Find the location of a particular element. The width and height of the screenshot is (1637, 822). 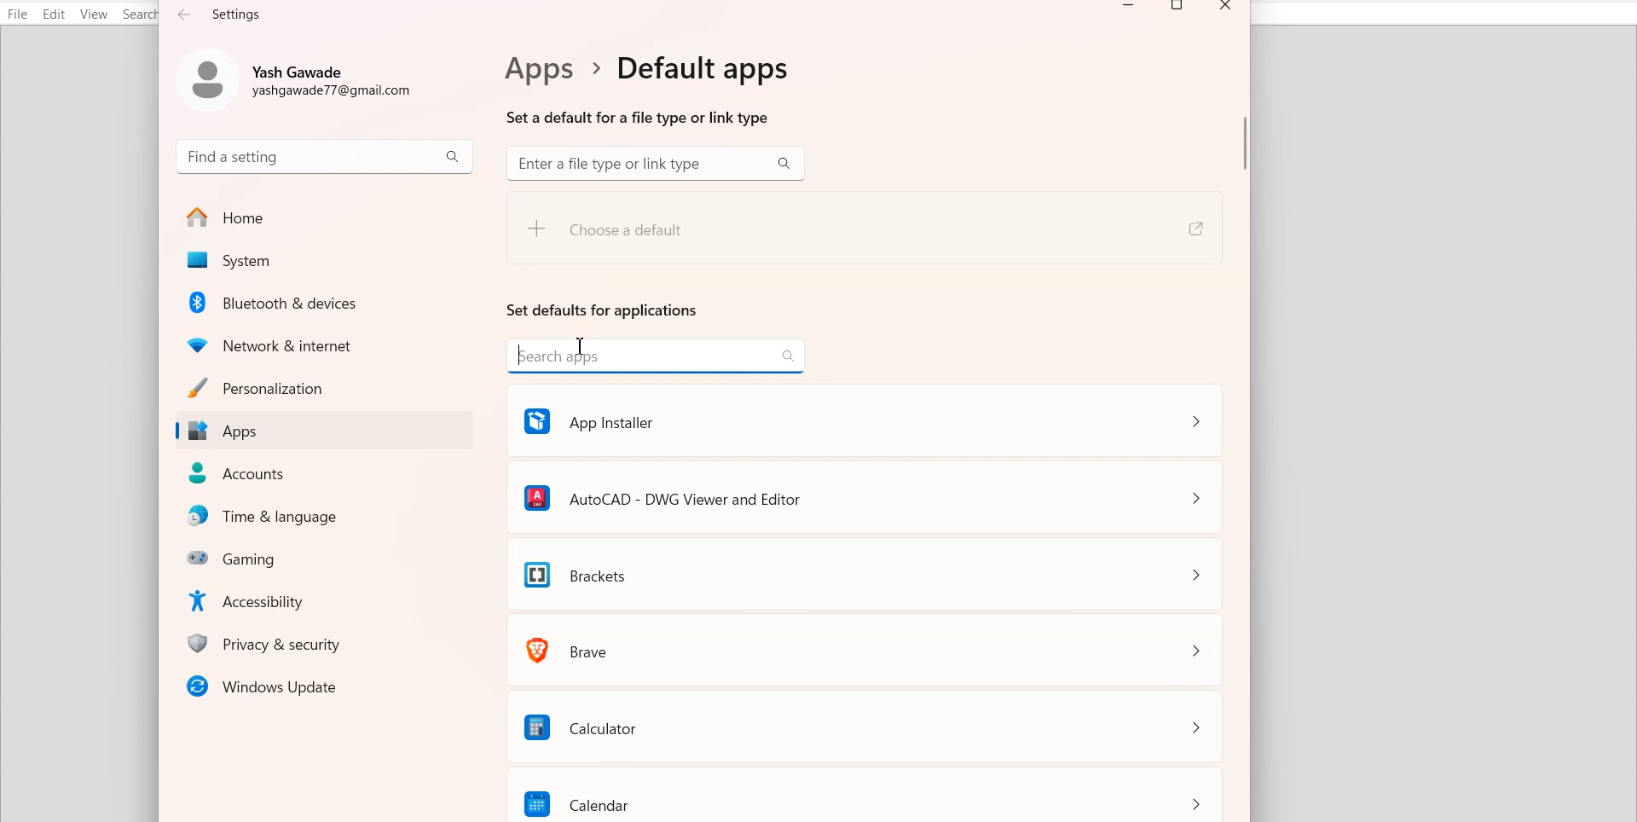

Text is located at coordinates (221, 14).